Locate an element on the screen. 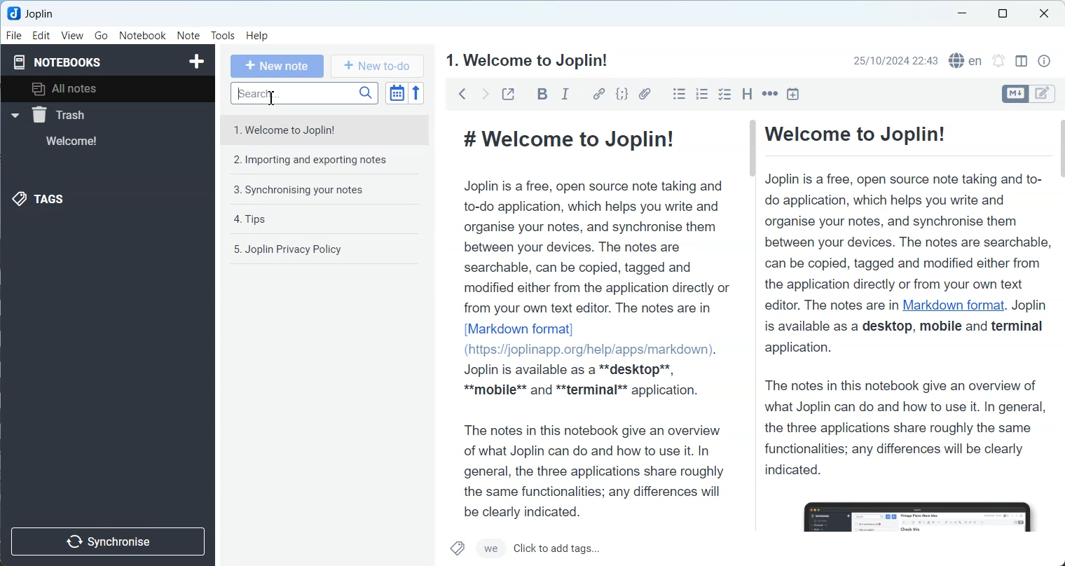 The width and height of the screenshot is (1065, 566). Trash is located at coordinates (90, 114).